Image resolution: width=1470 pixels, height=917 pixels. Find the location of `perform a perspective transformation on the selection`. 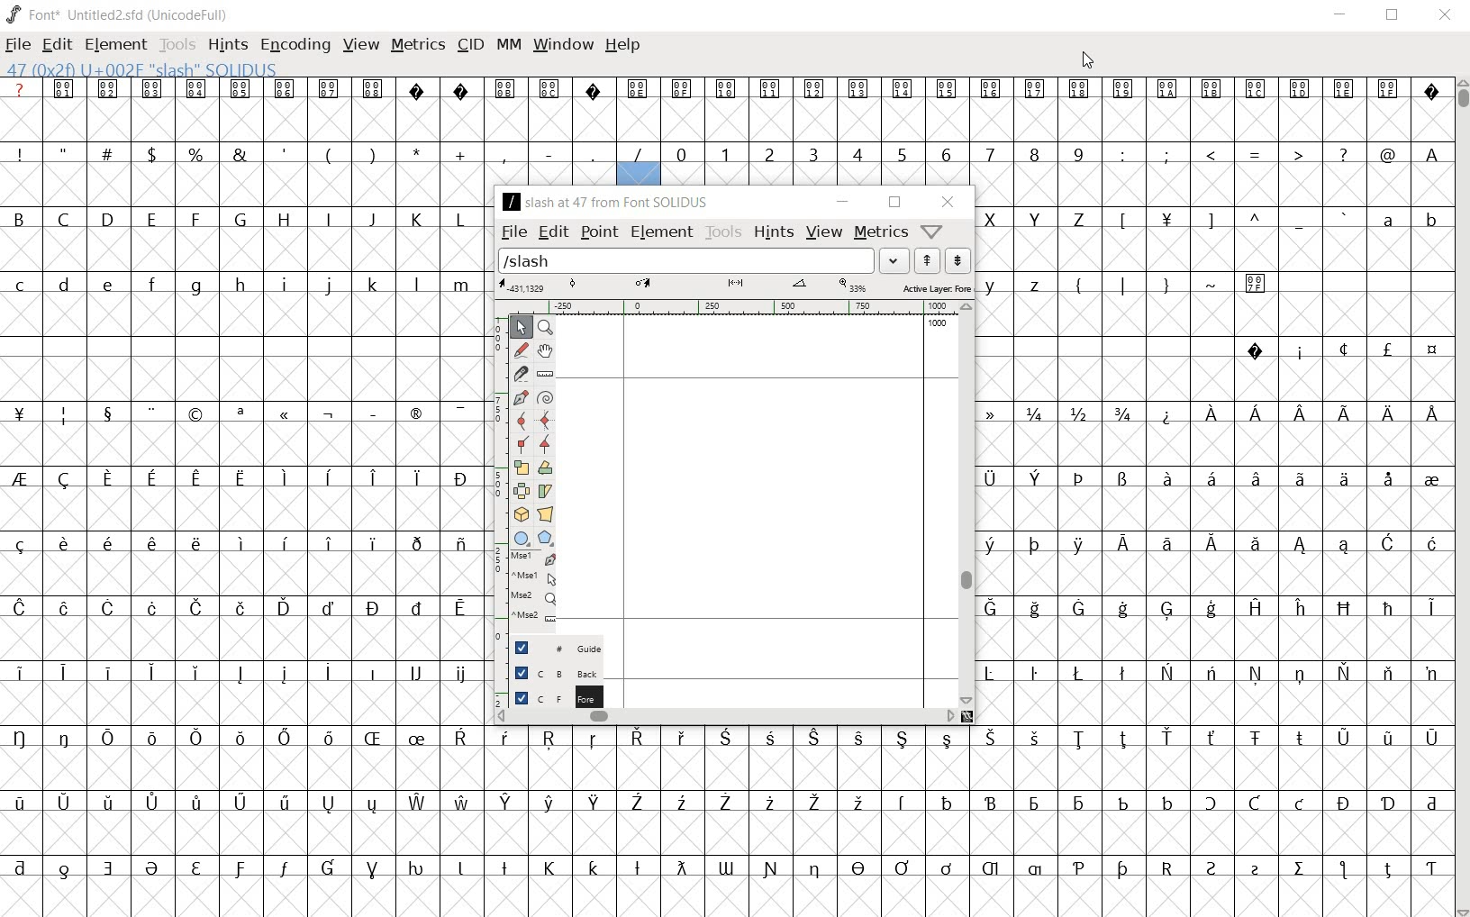

perform a perspective transformation on the selection is located at coordinates (544, 515).